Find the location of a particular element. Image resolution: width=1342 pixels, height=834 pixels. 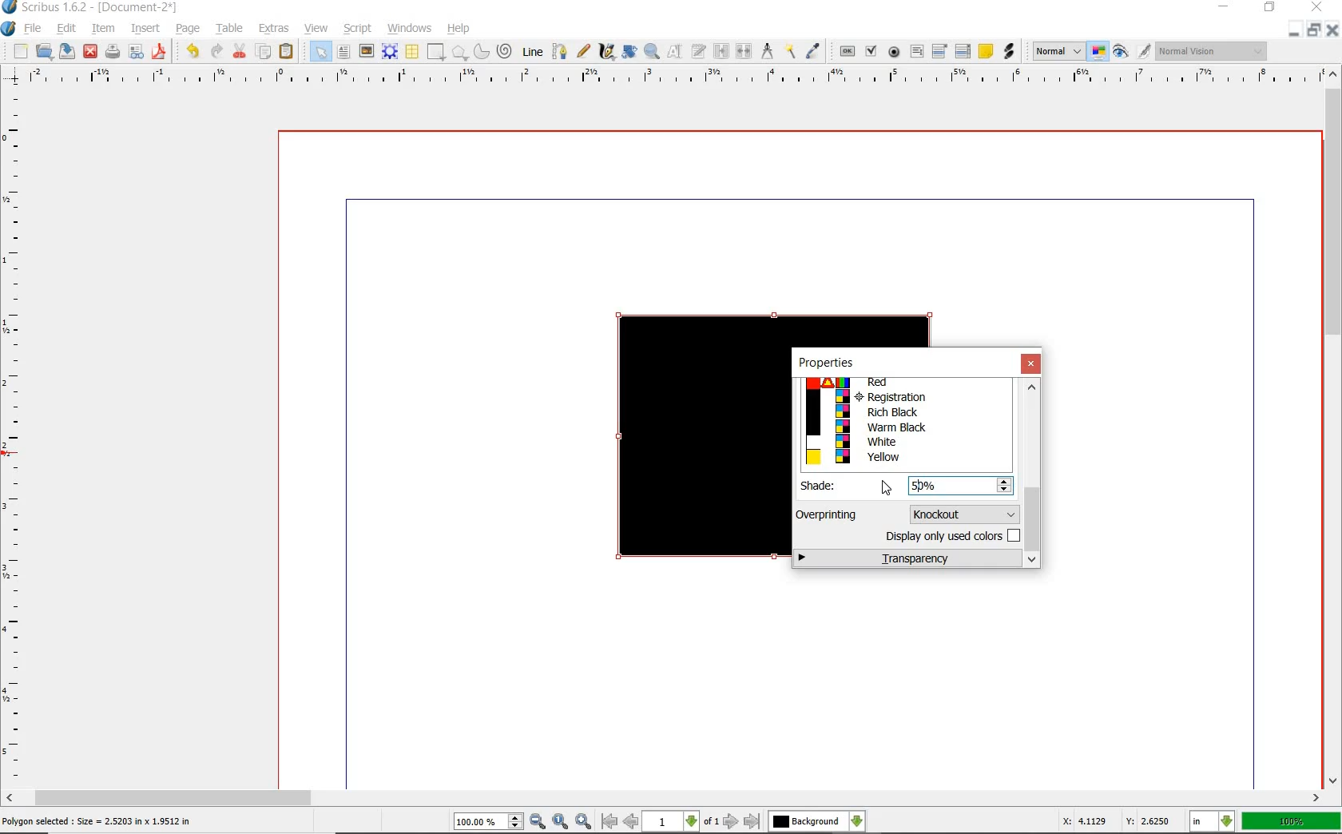

item is located at coordinates (105, 28).